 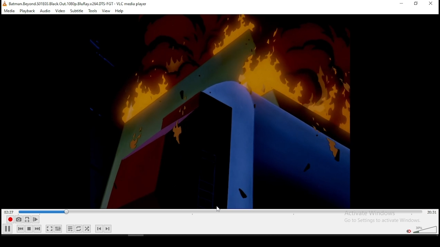 I want to click on audio, so click(x=45, y=11).